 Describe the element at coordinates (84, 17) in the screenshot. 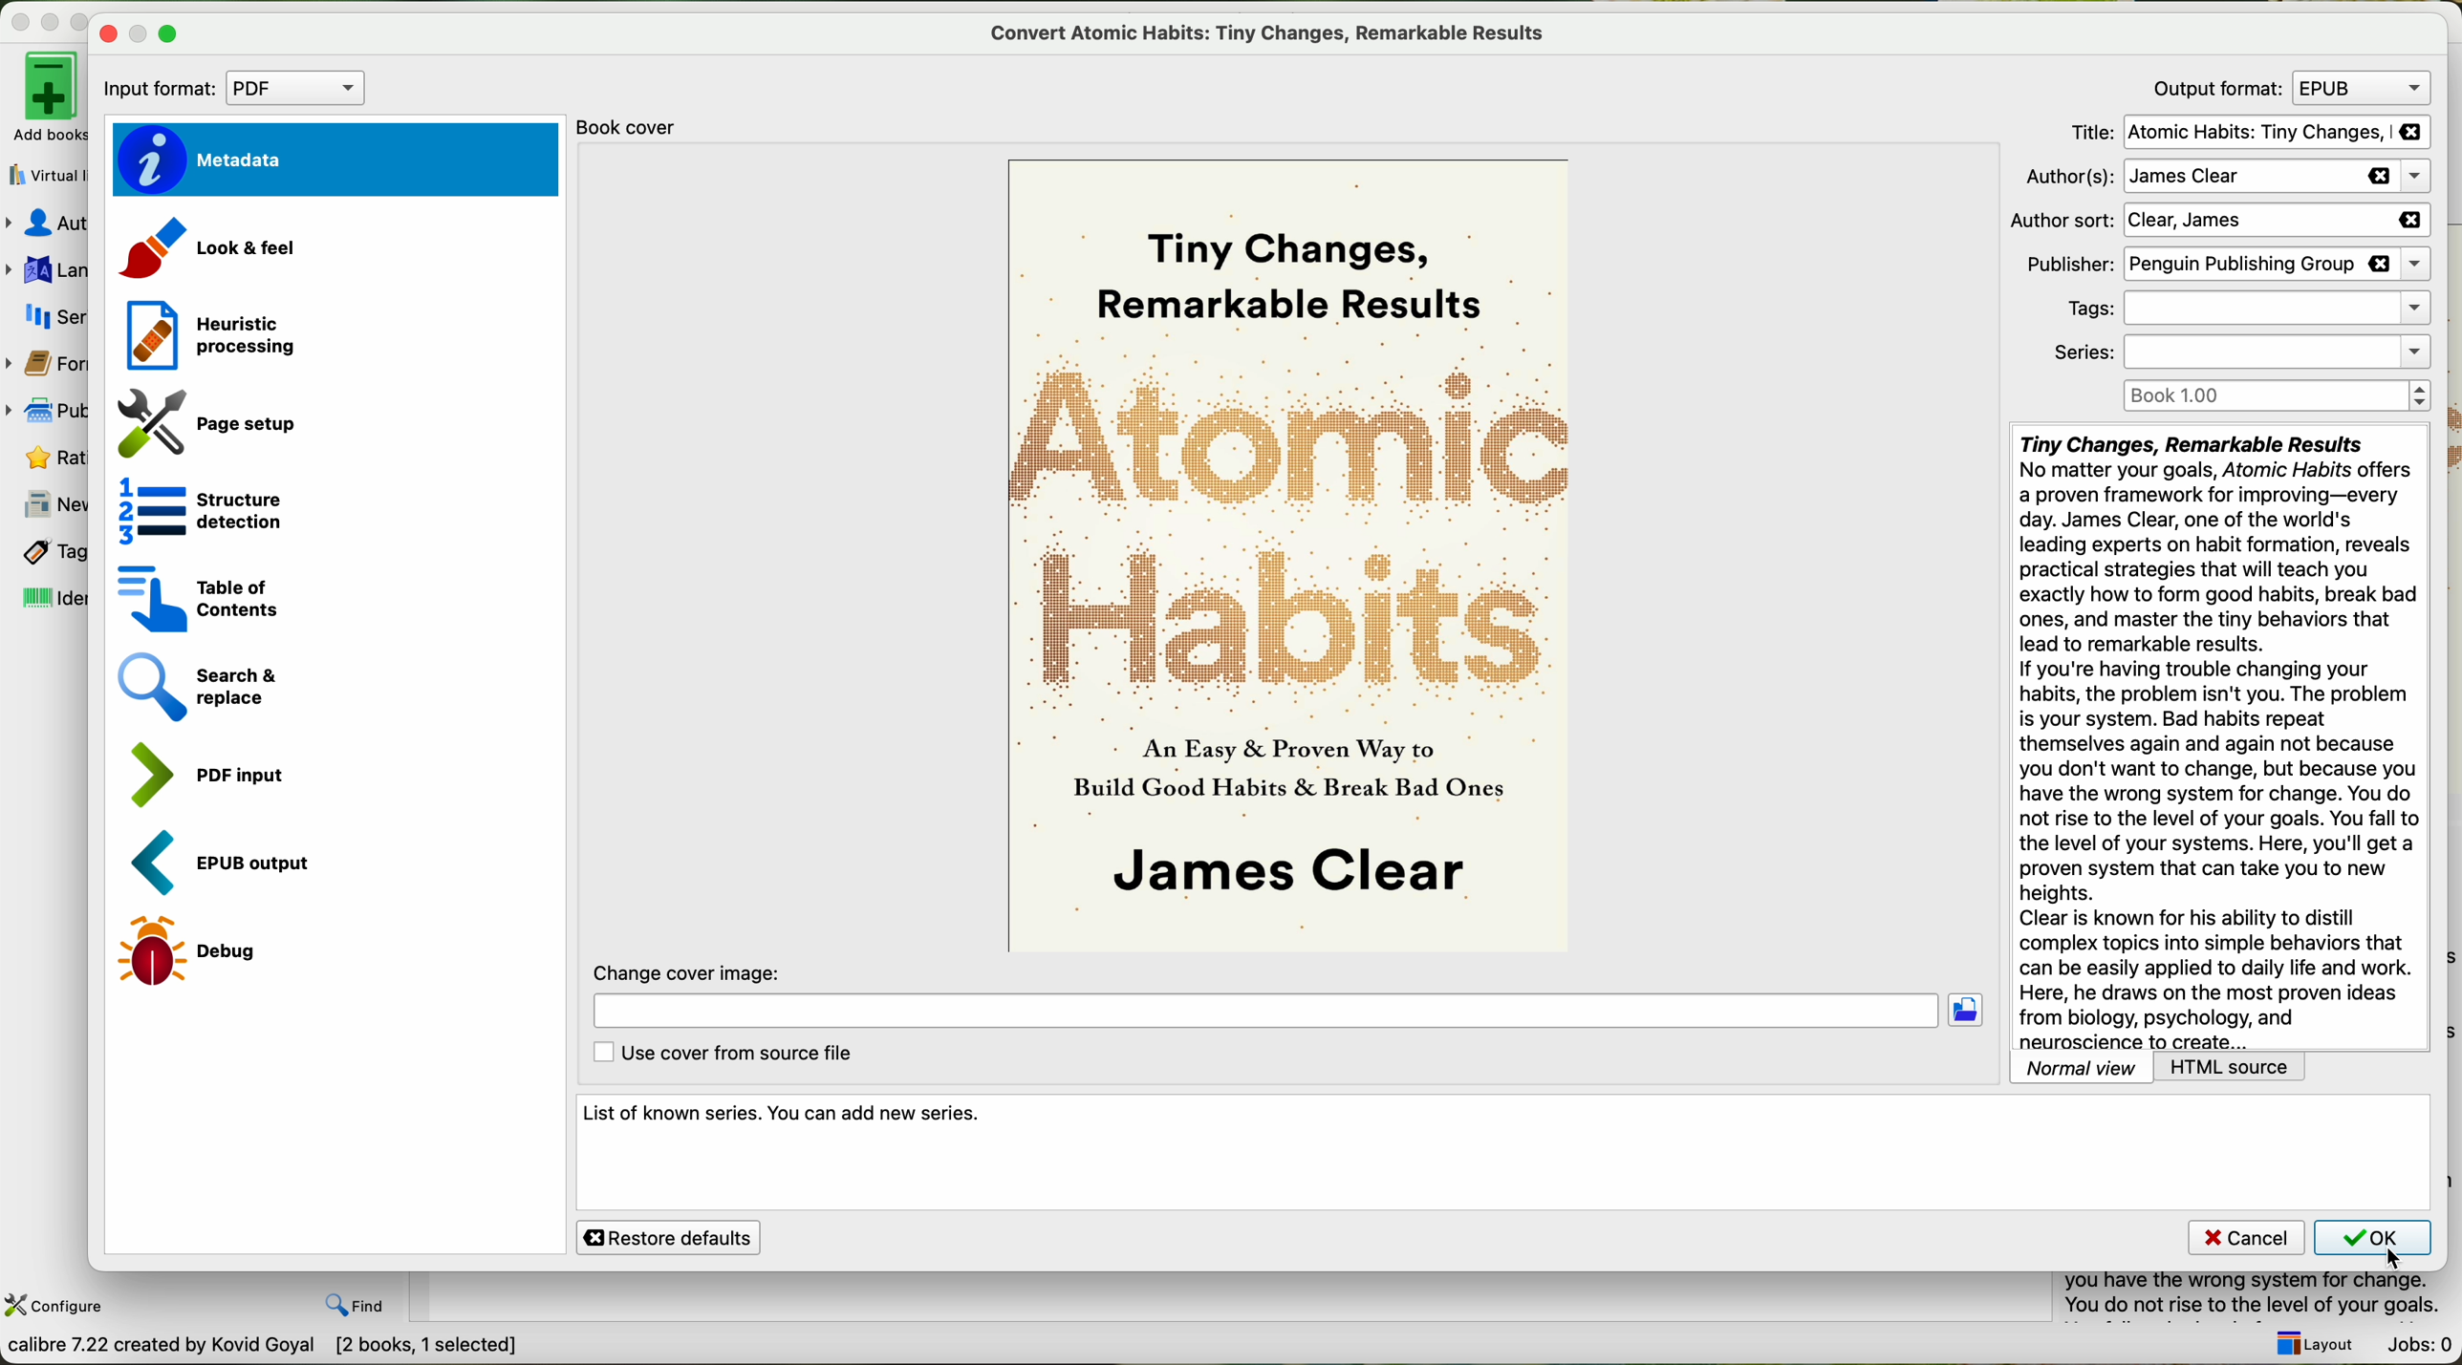

I see `maximize` at that location.